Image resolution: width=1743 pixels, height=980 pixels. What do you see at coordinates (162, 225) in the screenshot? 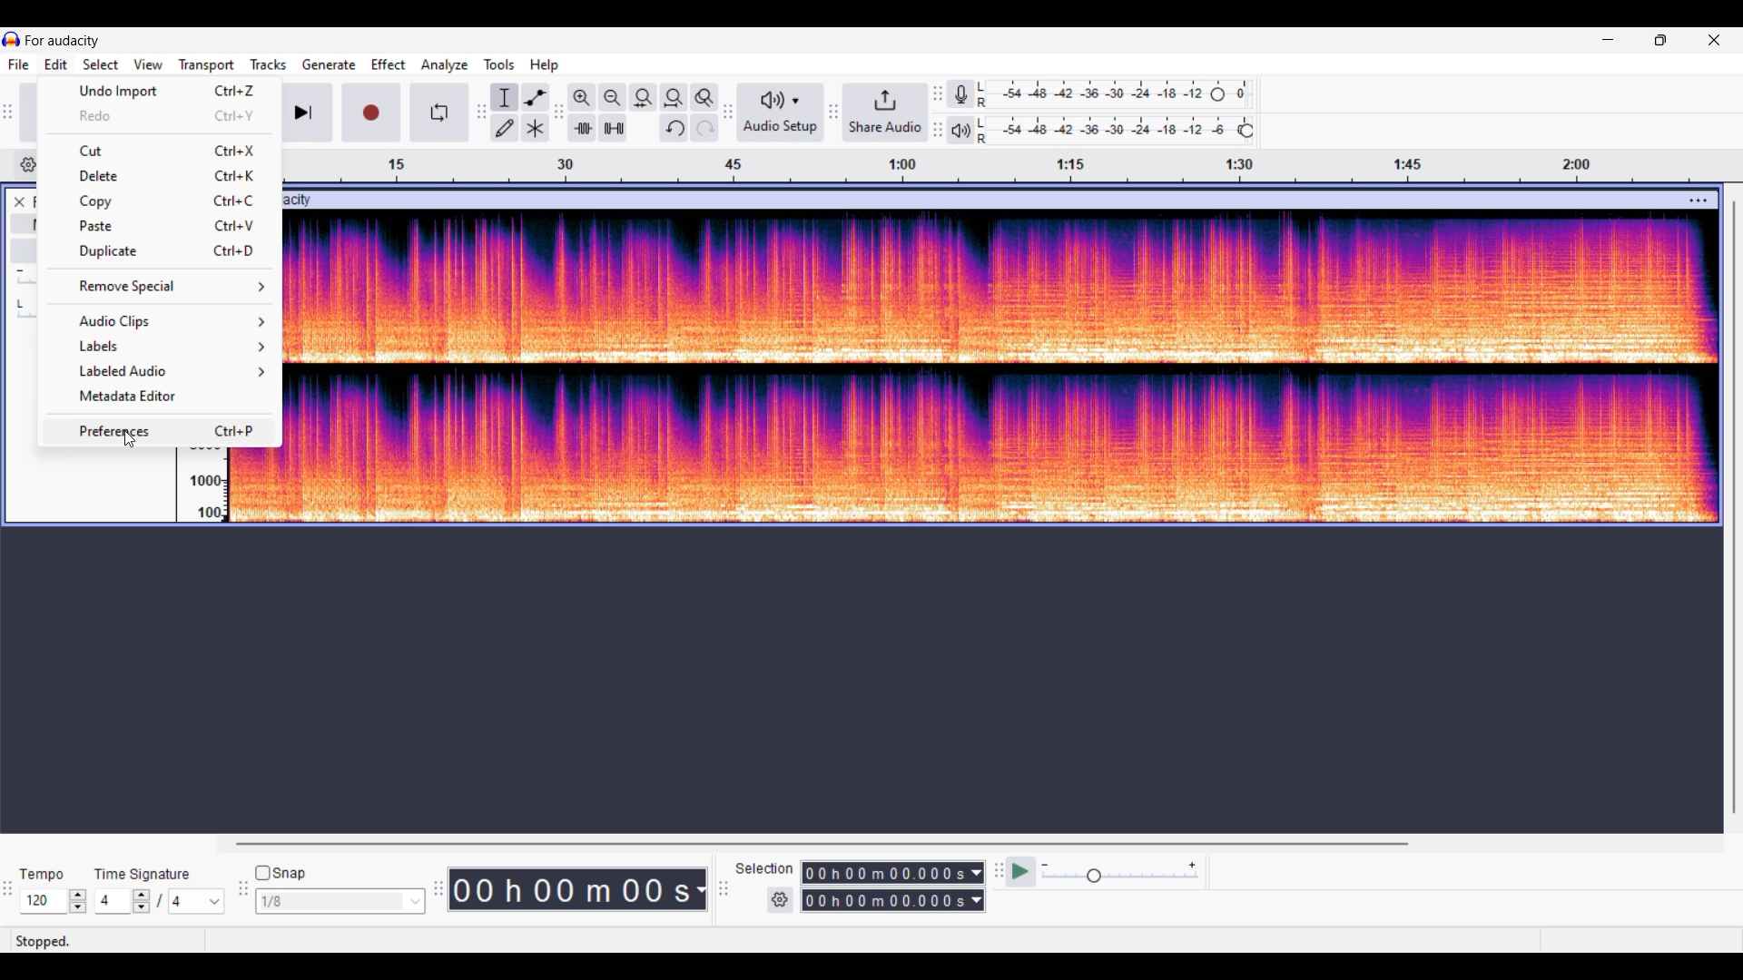
I see `Paste` at bounding box center [162, 225].